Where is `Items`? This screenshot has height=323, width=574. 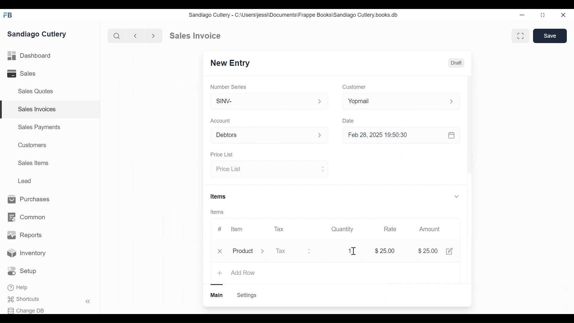
Items is located at coordinates (219, 196).